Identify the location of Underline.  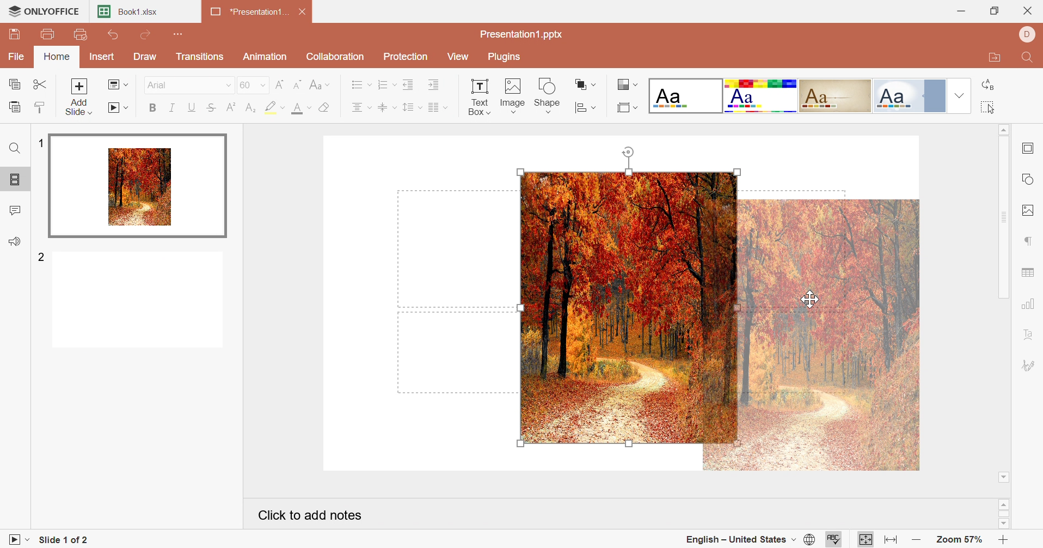
(191, 107).